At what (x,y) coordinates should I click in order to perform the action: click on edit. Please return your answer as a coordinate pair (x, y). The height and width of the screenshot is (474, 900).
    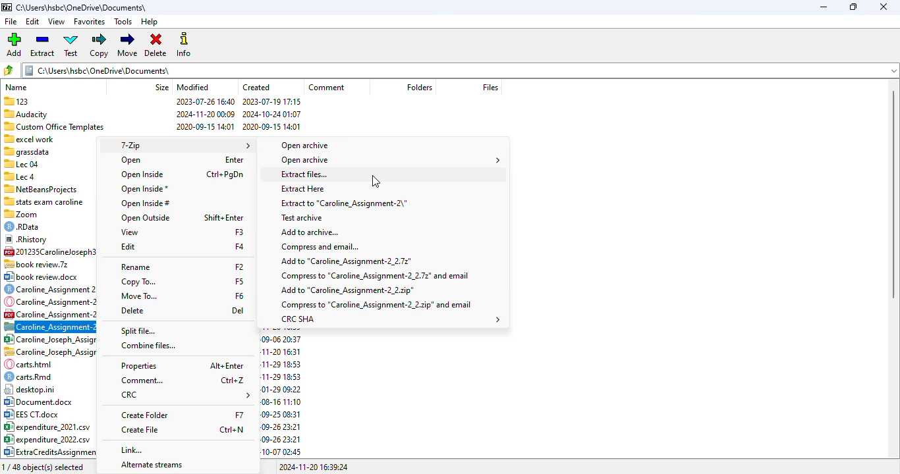
    Looking at the image, I should click on (33, 22).